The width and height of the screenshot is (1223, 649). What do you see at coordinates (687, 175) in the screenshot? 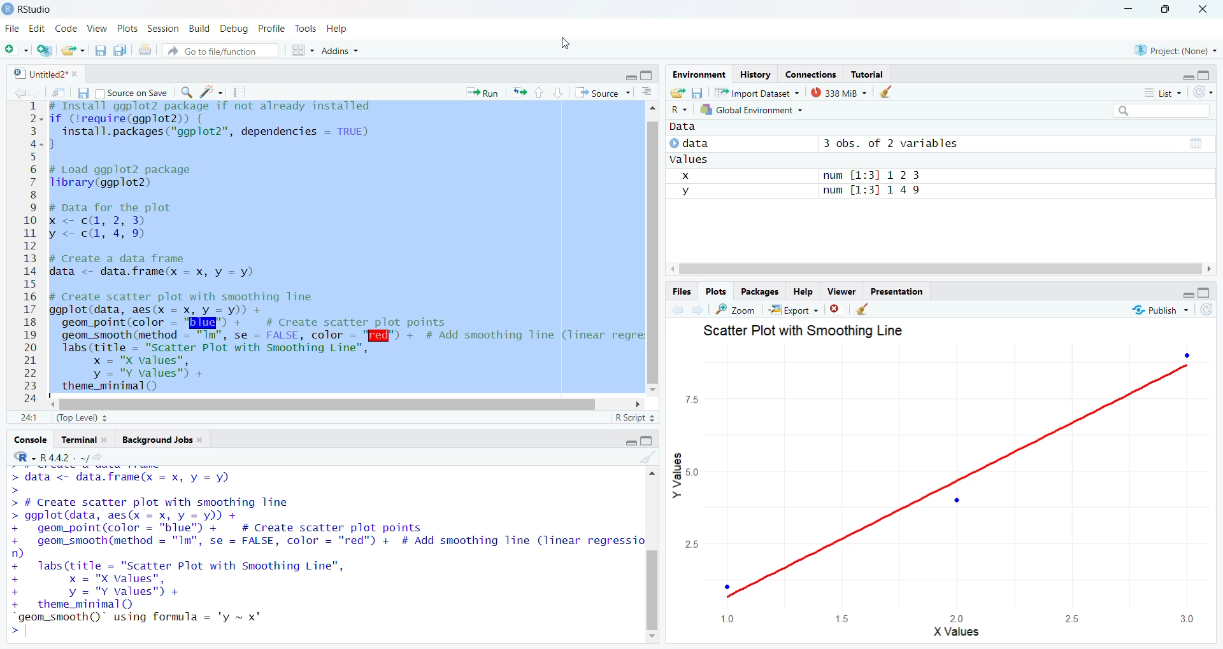
I see `x` at bounding box center [687, 175].